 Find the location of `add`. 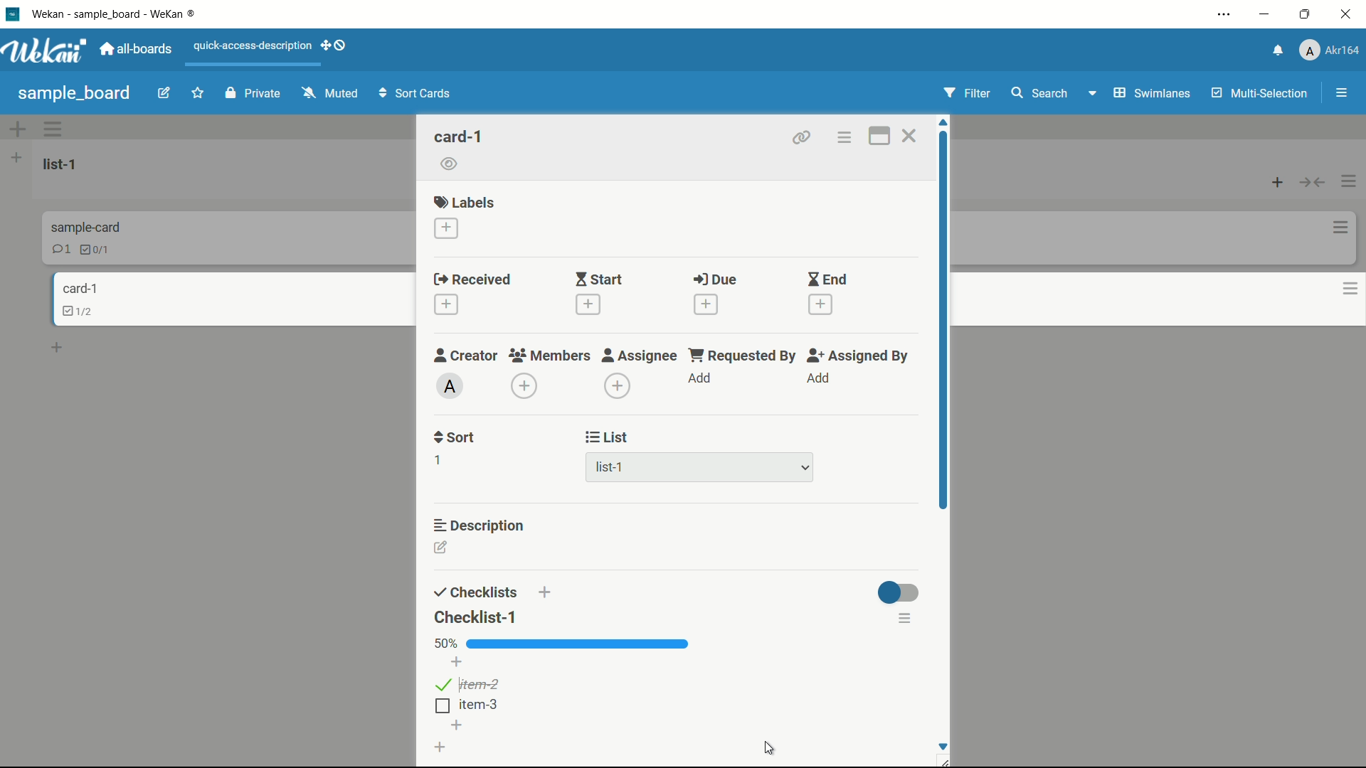

add is located at coordinates (458, 727).